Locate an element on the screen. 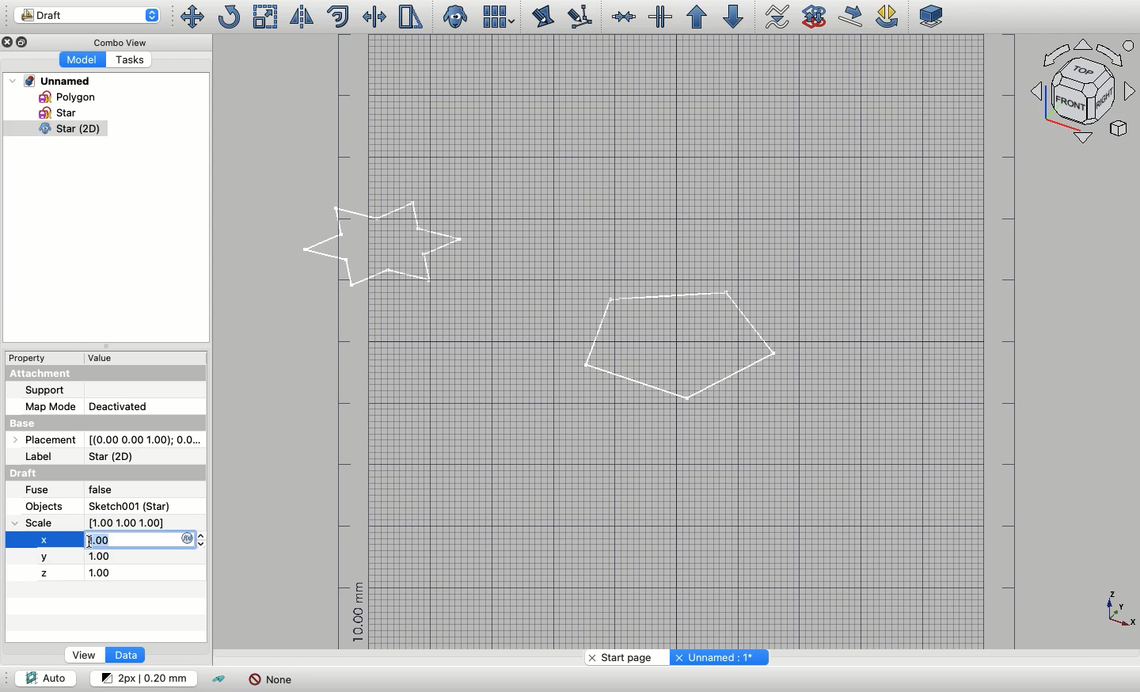  Draft to sketch is located at coordinates (815, 15).